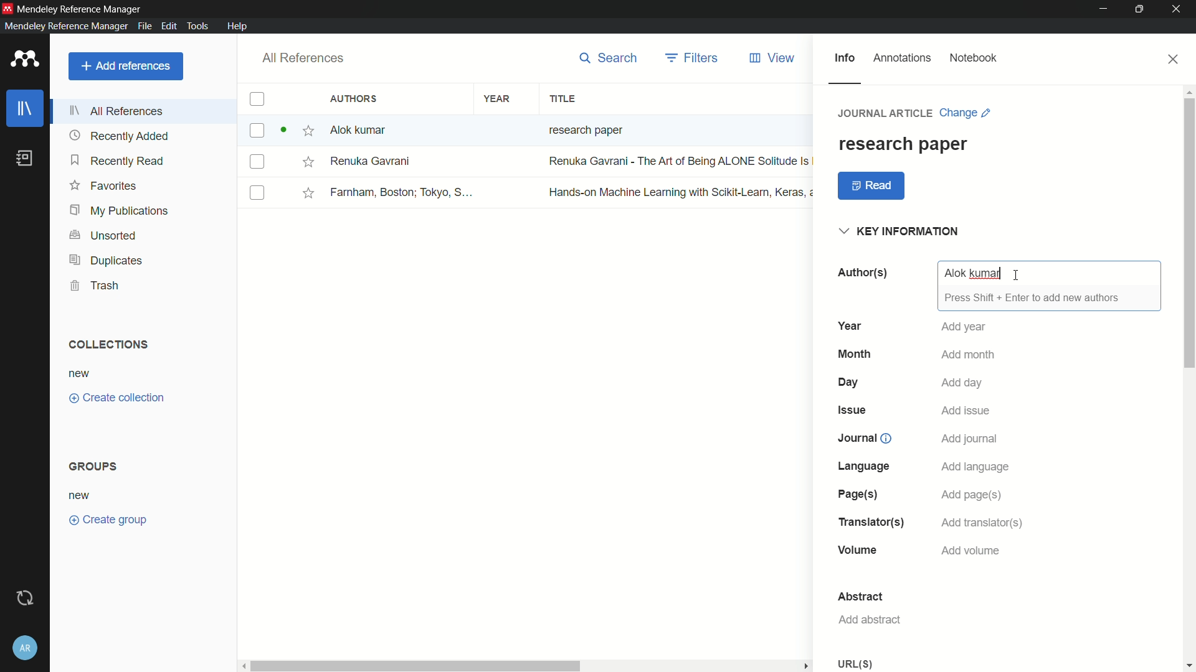  Describe the element at coordinates (80, 9) in the screenshot. I see `app name` at that location.